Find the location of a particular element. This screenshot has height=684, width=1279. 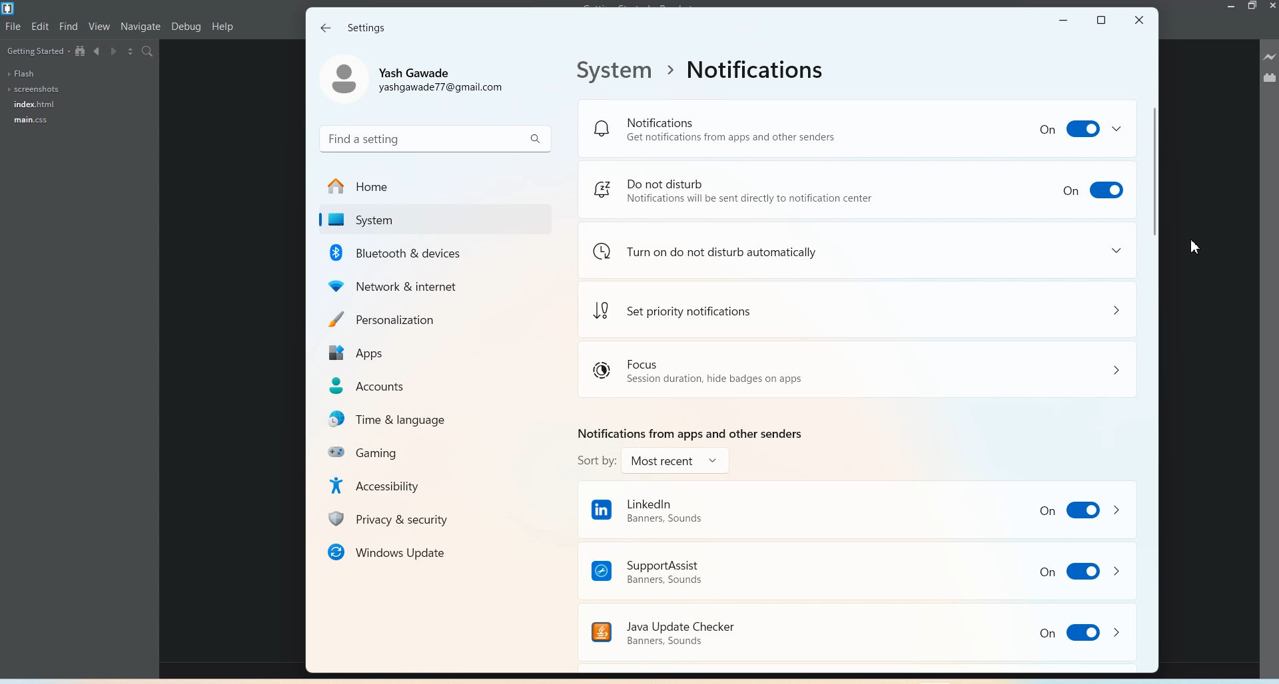

set priority notification is located at coordinates (859, 309).